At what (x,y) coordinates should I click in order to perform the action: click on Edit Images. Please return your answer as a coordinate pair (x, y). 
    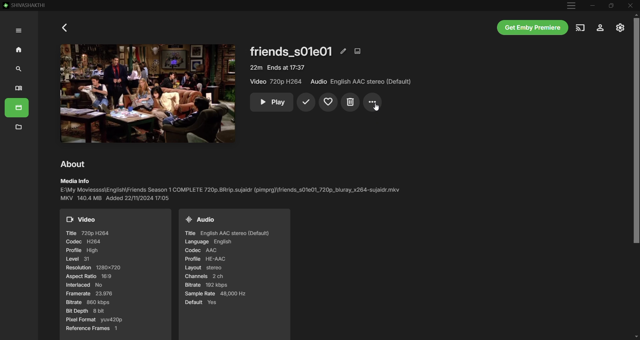
    Looking at the image, I should click on (358, 51).